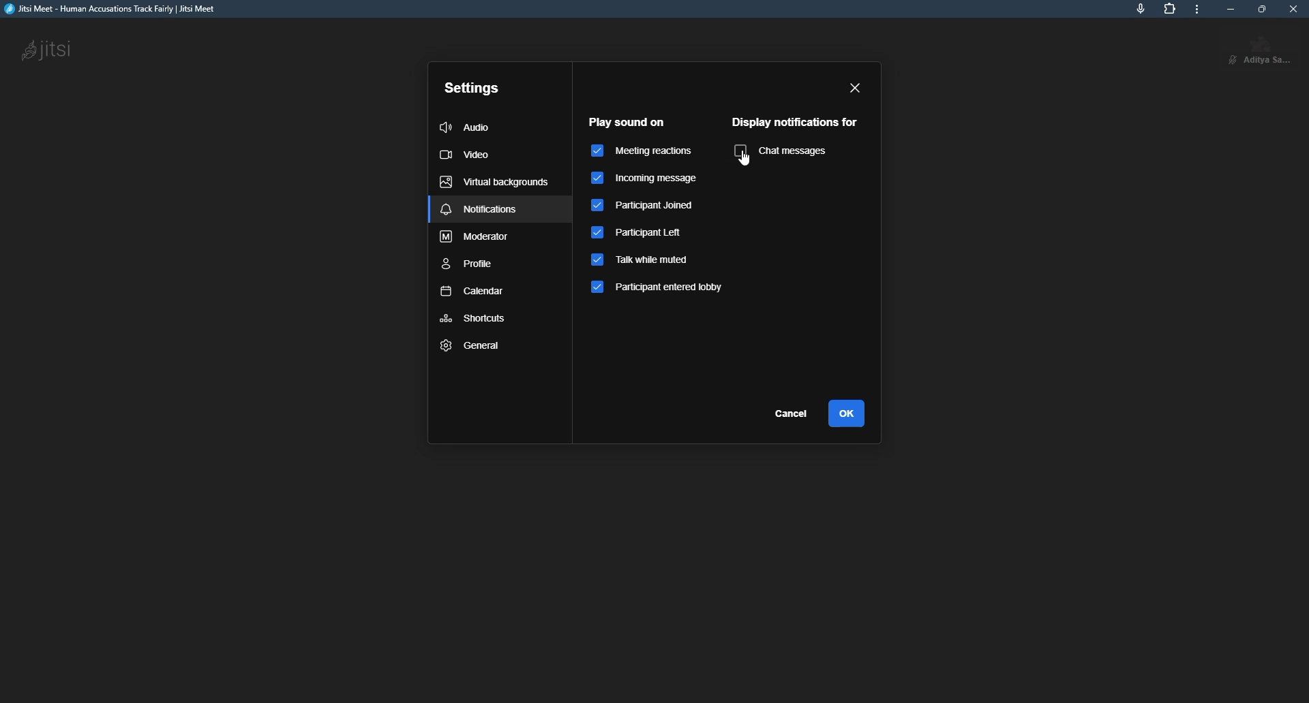  Describe the element at coordinates (1230, 9) in the screenshot. I see `minimize` at that location.